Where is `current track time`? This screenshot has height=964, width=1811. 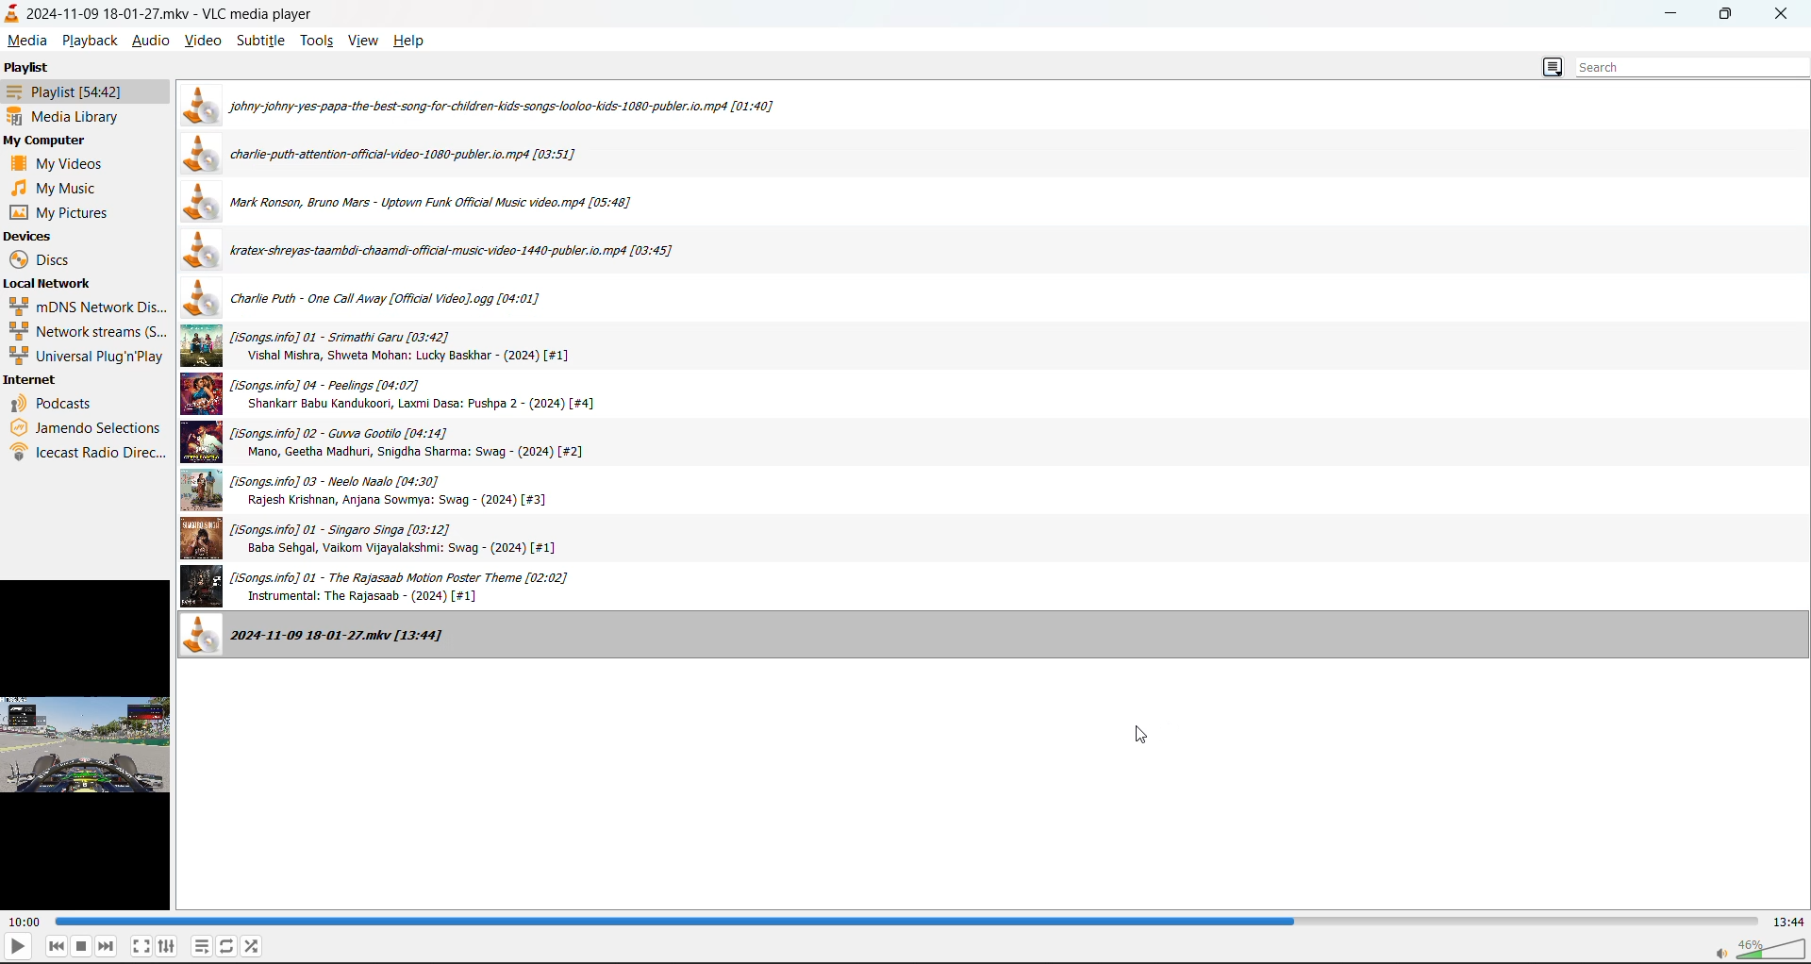 current track time is located at coordinates (25, 922).